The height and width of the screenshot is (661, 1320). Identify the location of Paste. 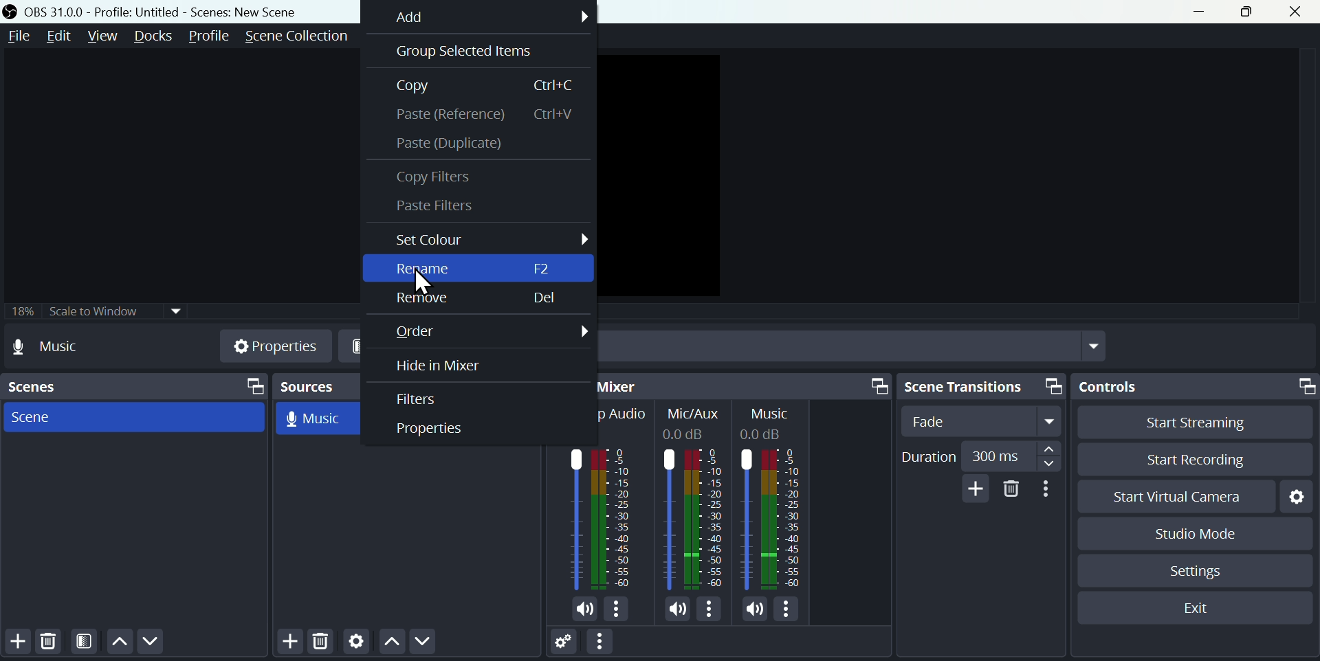
(443, 147).